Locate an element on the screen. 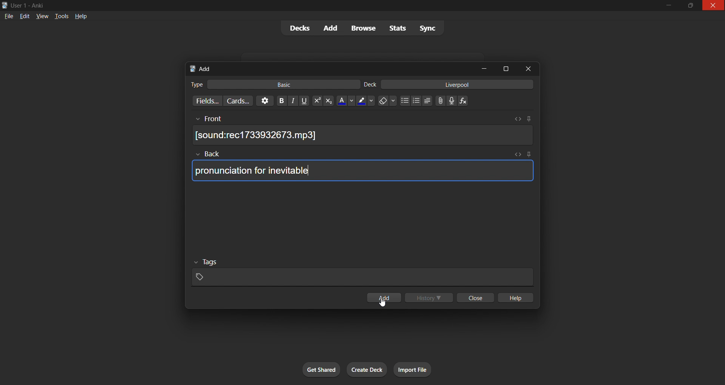 The height and width of the screenshot is (385, 725). minimize is located at coordinates (668, 5).